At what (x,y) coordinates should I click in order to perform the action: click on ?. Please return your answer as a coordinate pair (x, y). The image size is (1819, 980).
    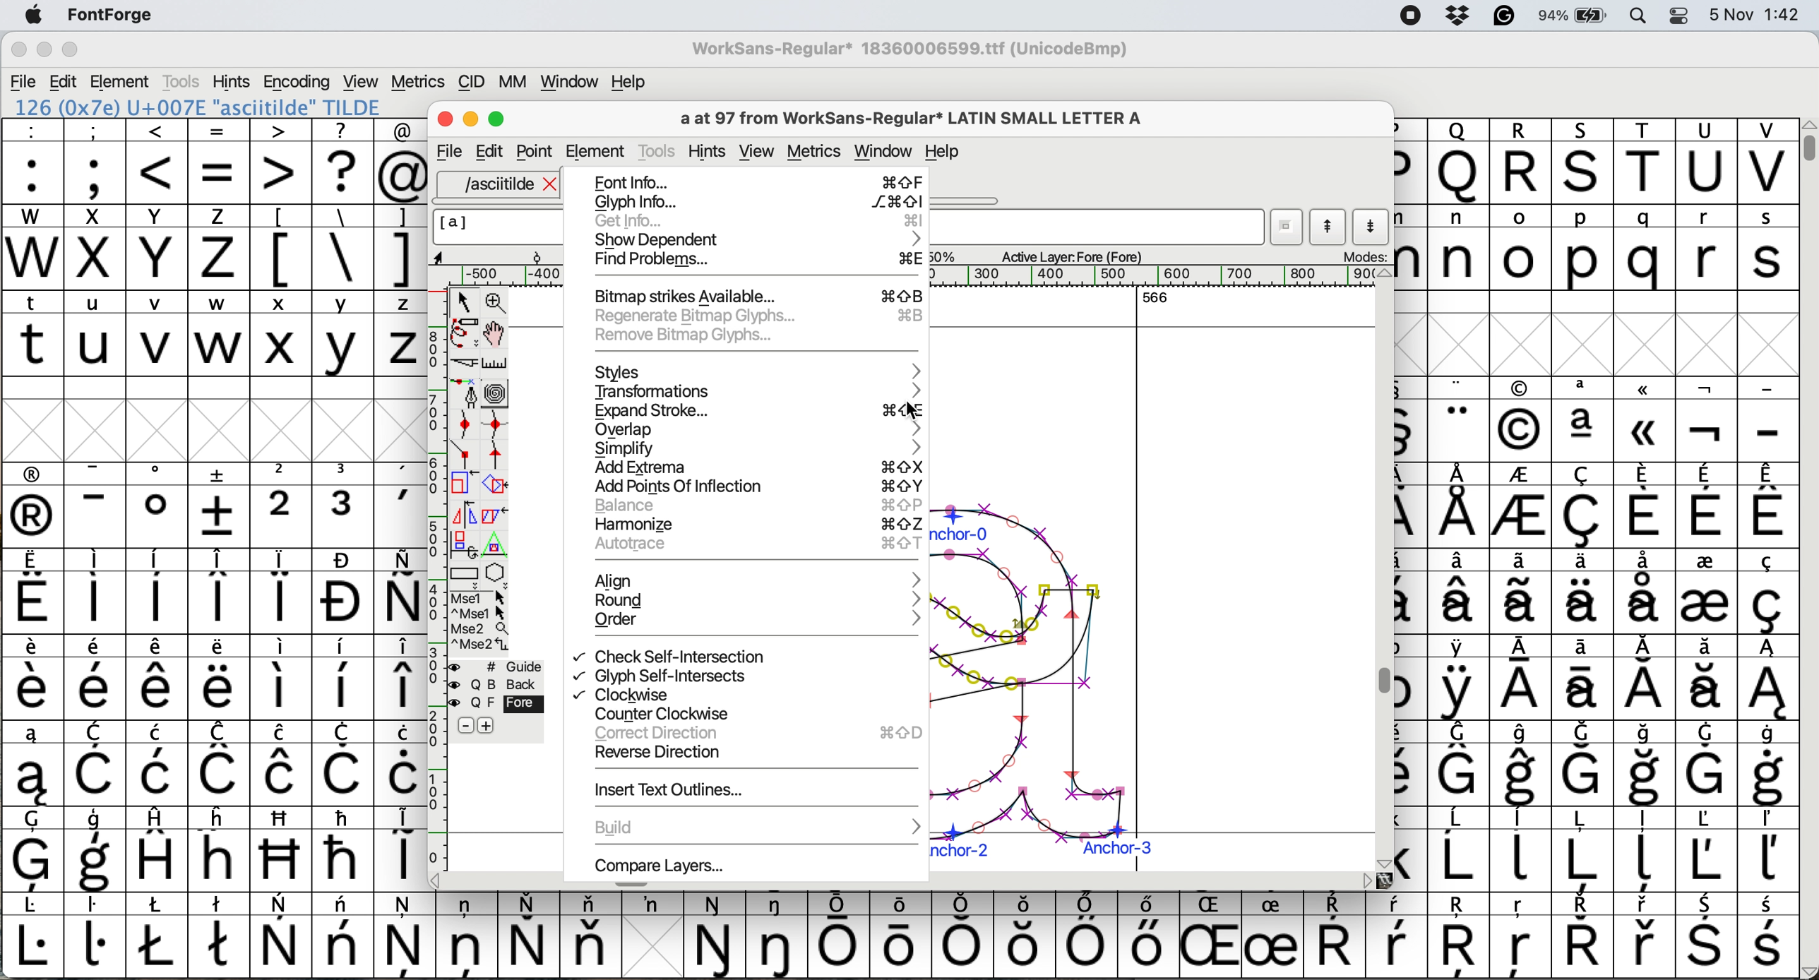
    Looking at the image, I should click on (342, 160).